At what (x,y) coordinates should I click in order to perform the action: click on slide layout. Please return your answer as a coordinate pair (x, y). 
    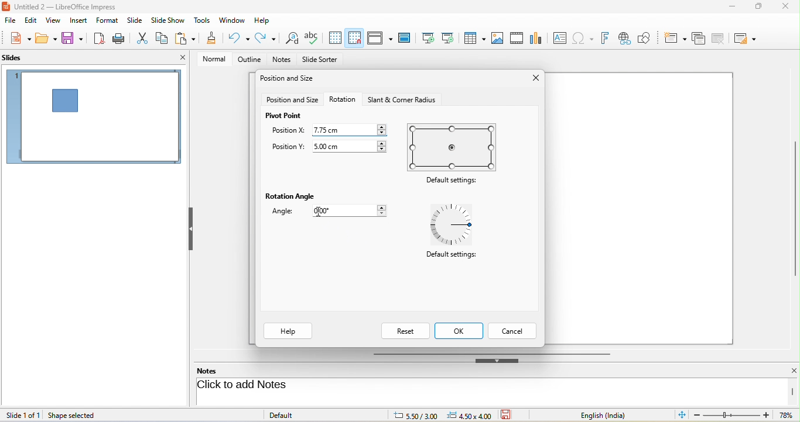
    Looking at the image, I should click on (748, 37).